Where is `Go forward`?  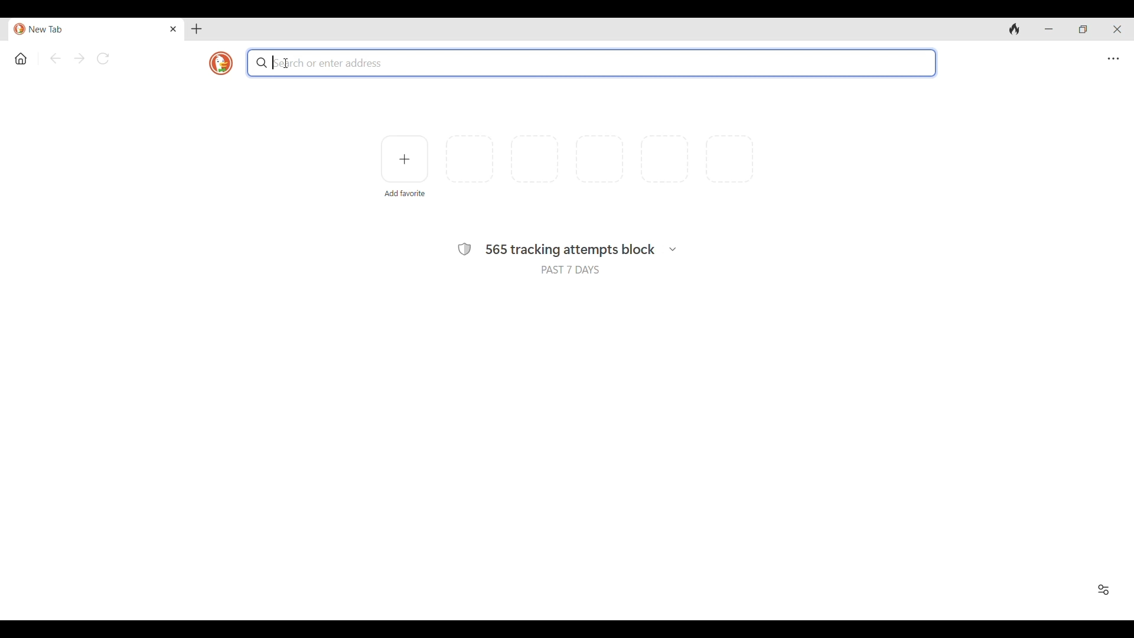
Go forward is located at coordinates (80, 58).